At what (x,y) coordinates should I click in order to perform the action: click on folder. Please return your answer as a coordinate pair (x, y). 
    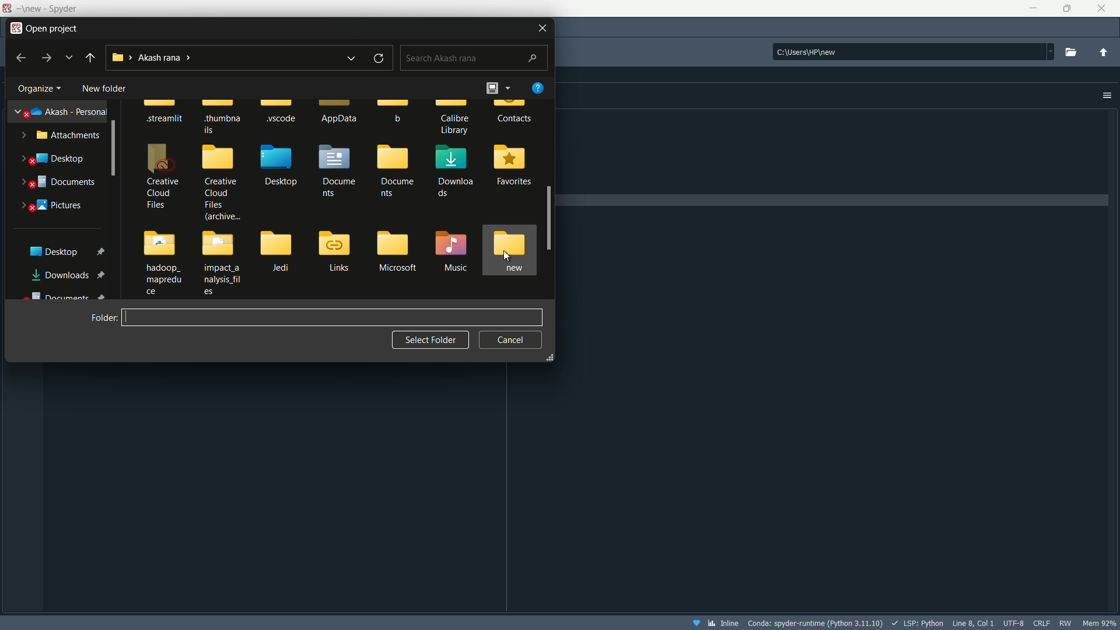
    Looking at the image, I should click on (103, 317).